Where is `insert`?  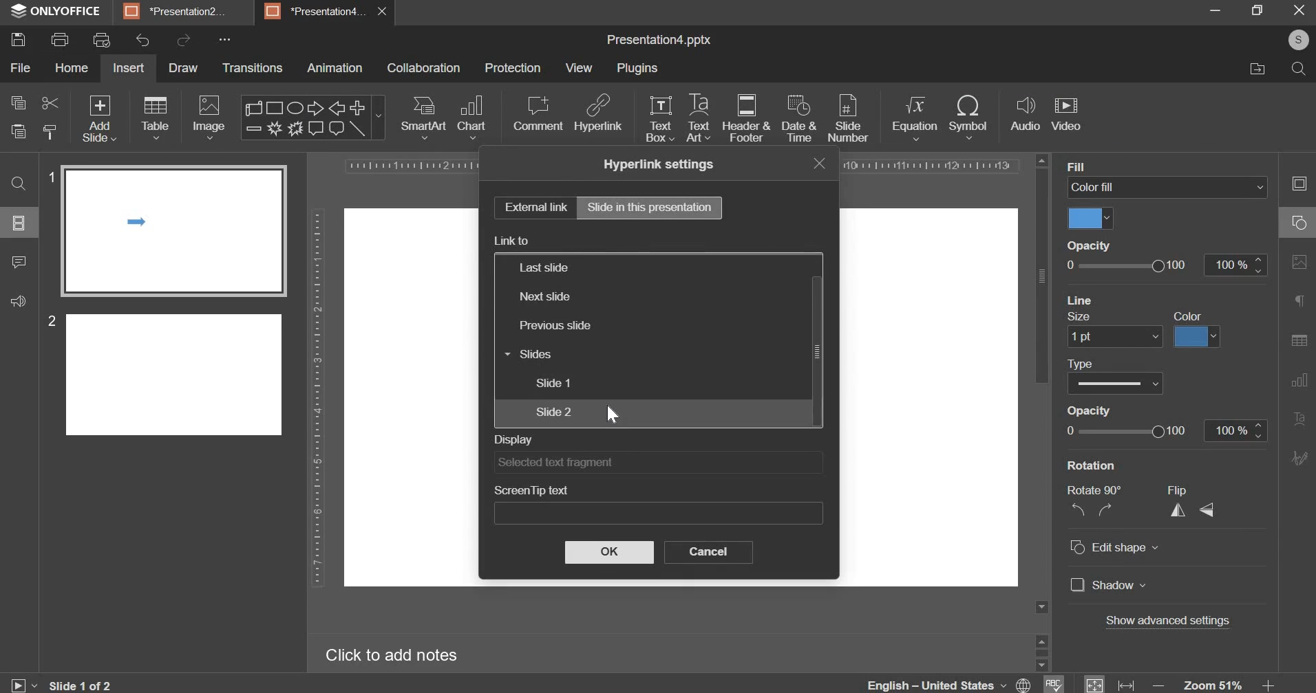
insert is located at coordinates (129, 68).